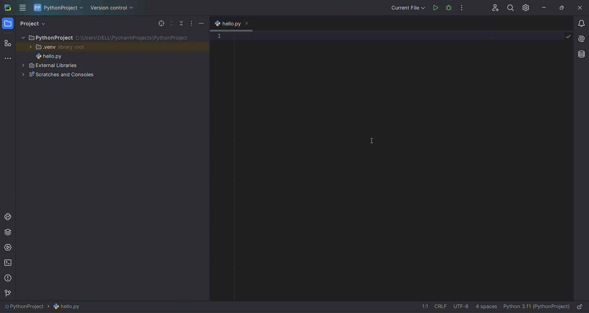  I want to click on search, so click(509, 8).